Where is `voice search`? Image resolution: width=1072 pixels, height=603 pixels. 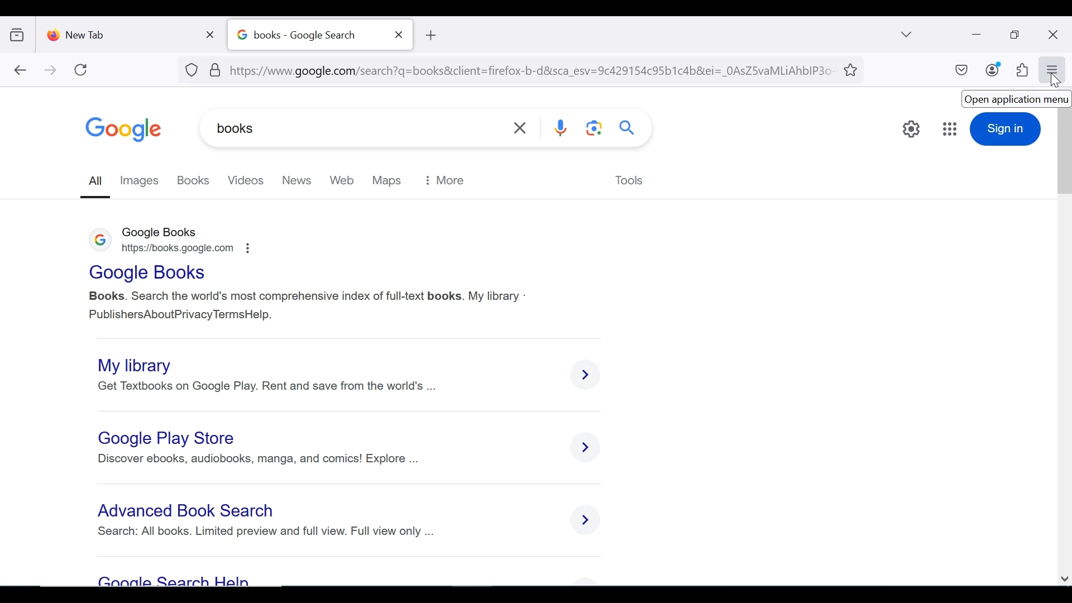 voice search is located at coordinates (562, 130).